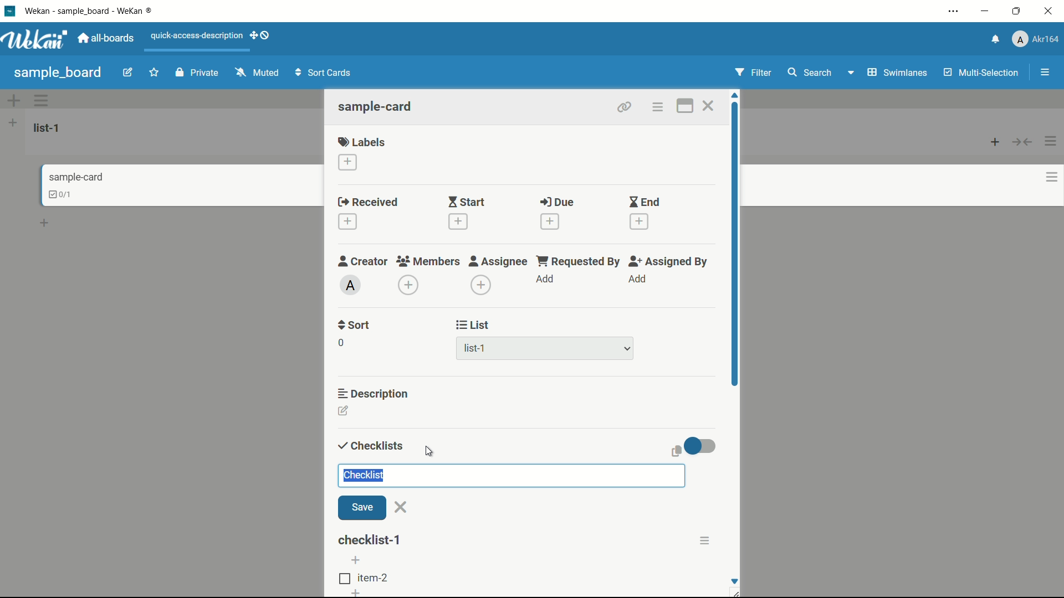 The width and height of the screenshot is (1064, 598). Describe the element at coordinates (1051, 141) in the screenshot. I see `list actions` at that location.